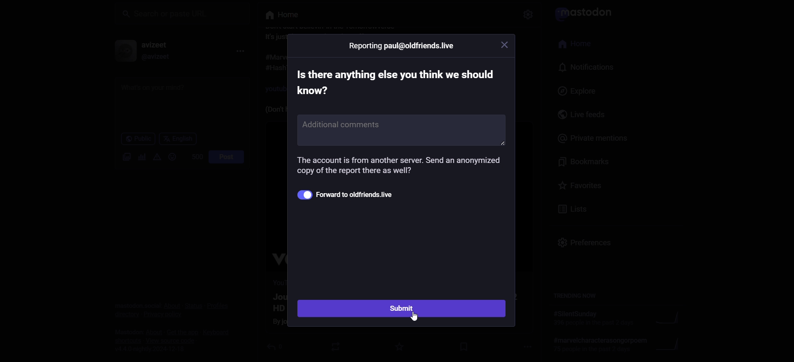  What do you see at coordinates (588, 245) in the screenshot?
I see `preferences` at bounding box center [588, 245].